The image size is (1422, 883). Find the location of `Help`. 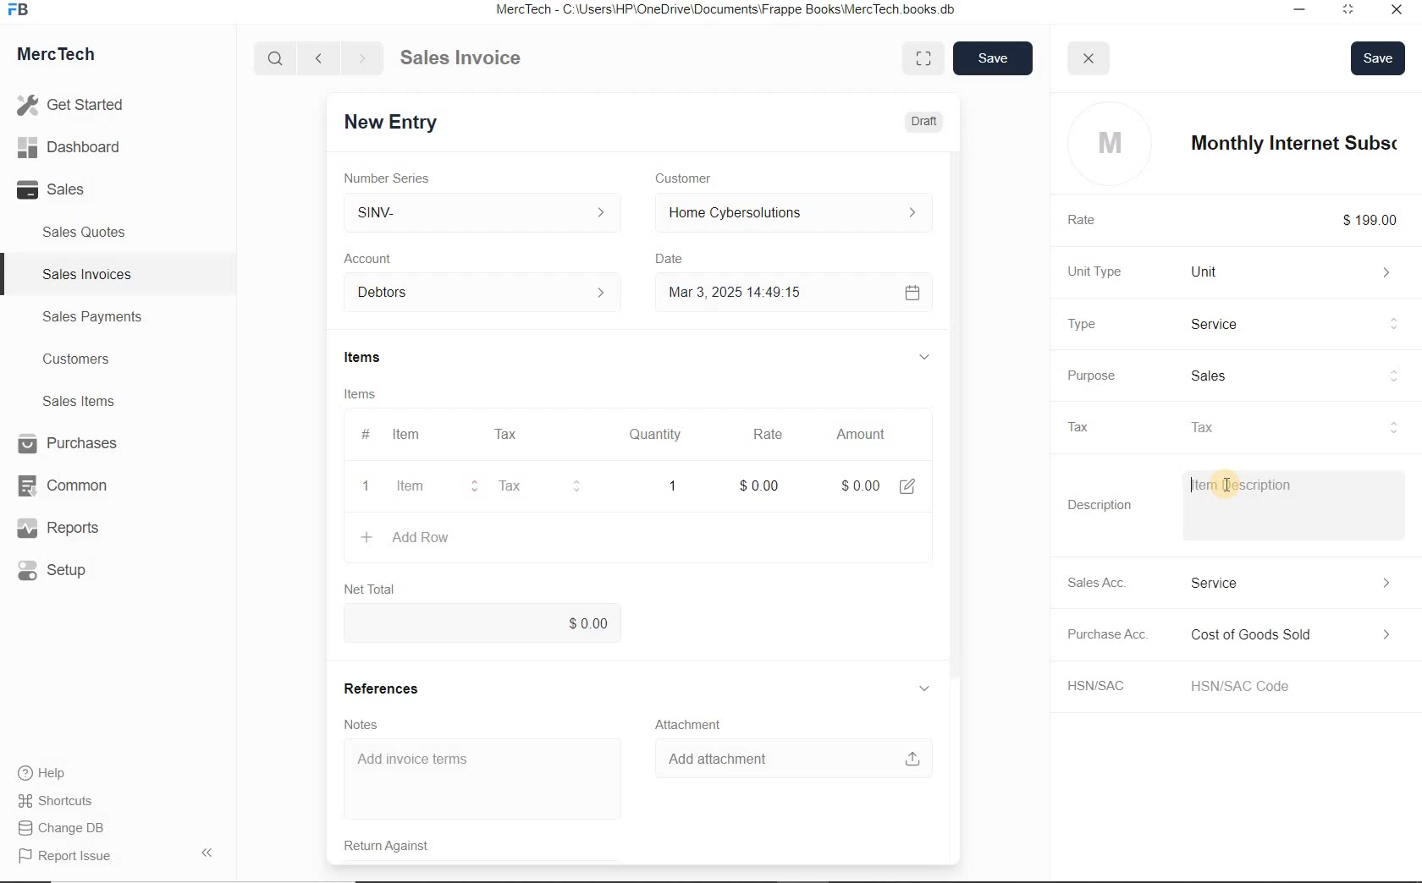

Help is located at coordinates (51, 773).